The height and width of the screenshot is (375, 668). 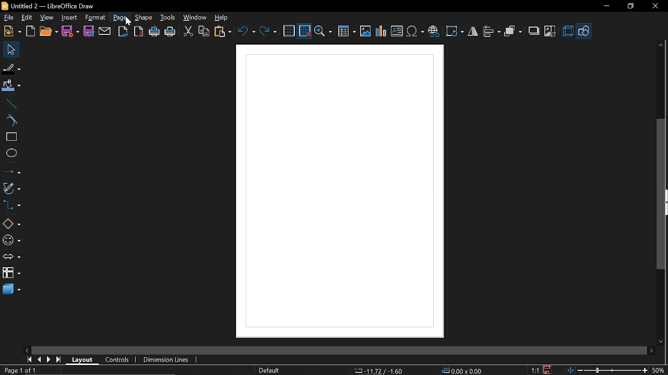 What do you see at coordinates (11, 223) in the screenshot?
I see `Shapes` at bounding box center [11, 223].